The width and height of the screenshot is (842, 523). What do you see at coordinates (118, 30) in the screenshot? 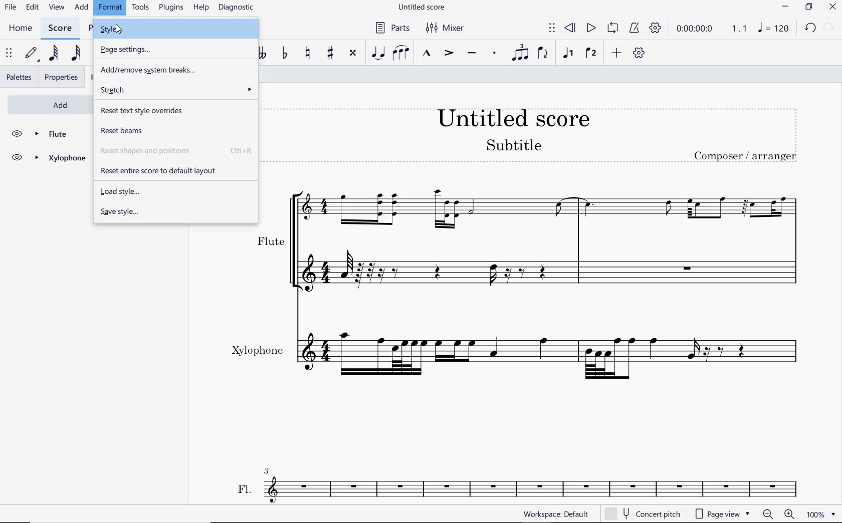
I see `cursor` at bounding box center [118, 30].